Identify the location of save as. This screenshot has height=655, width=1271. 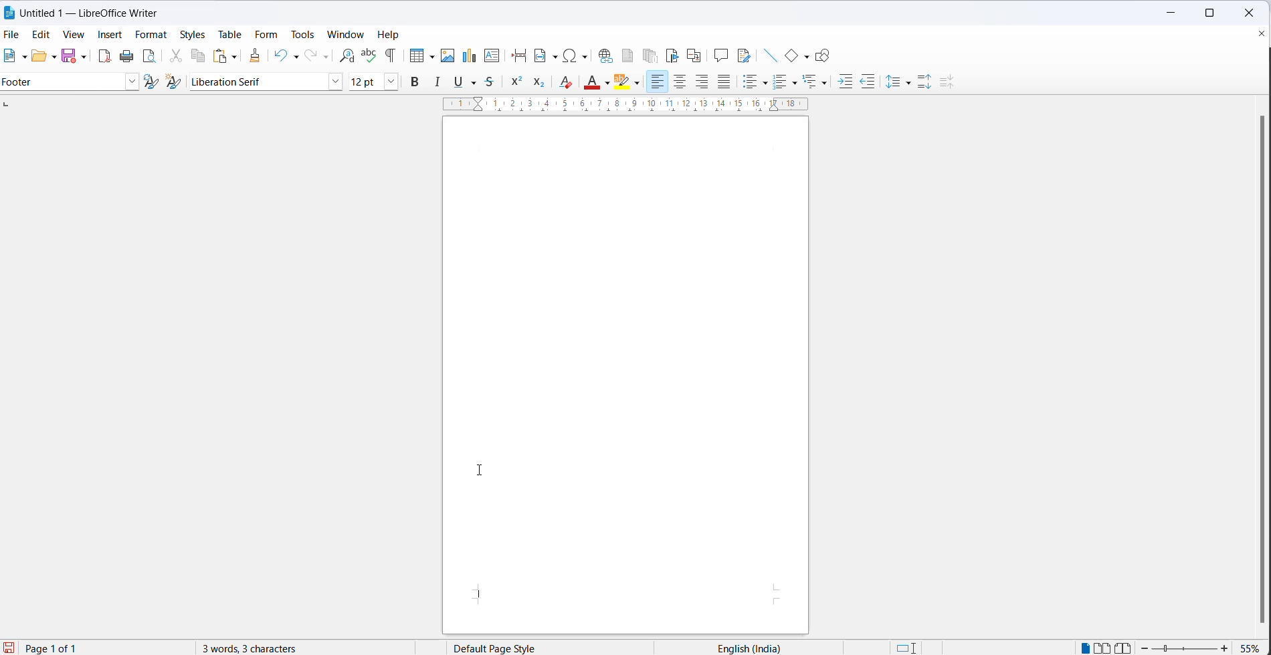
(84, 57).